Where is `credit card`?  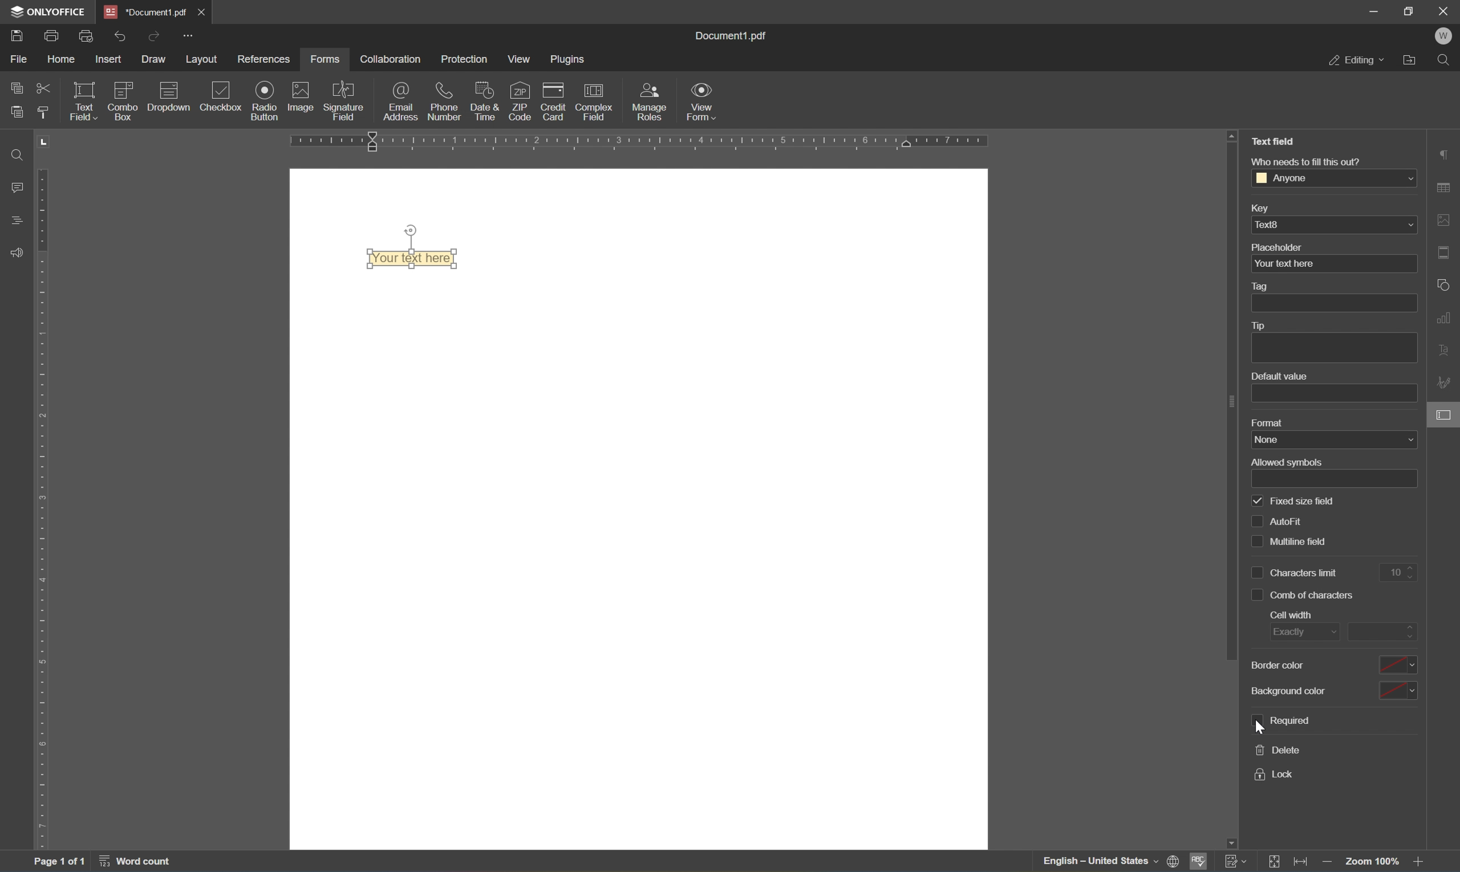 credit card is located at coordinates (552, 105).